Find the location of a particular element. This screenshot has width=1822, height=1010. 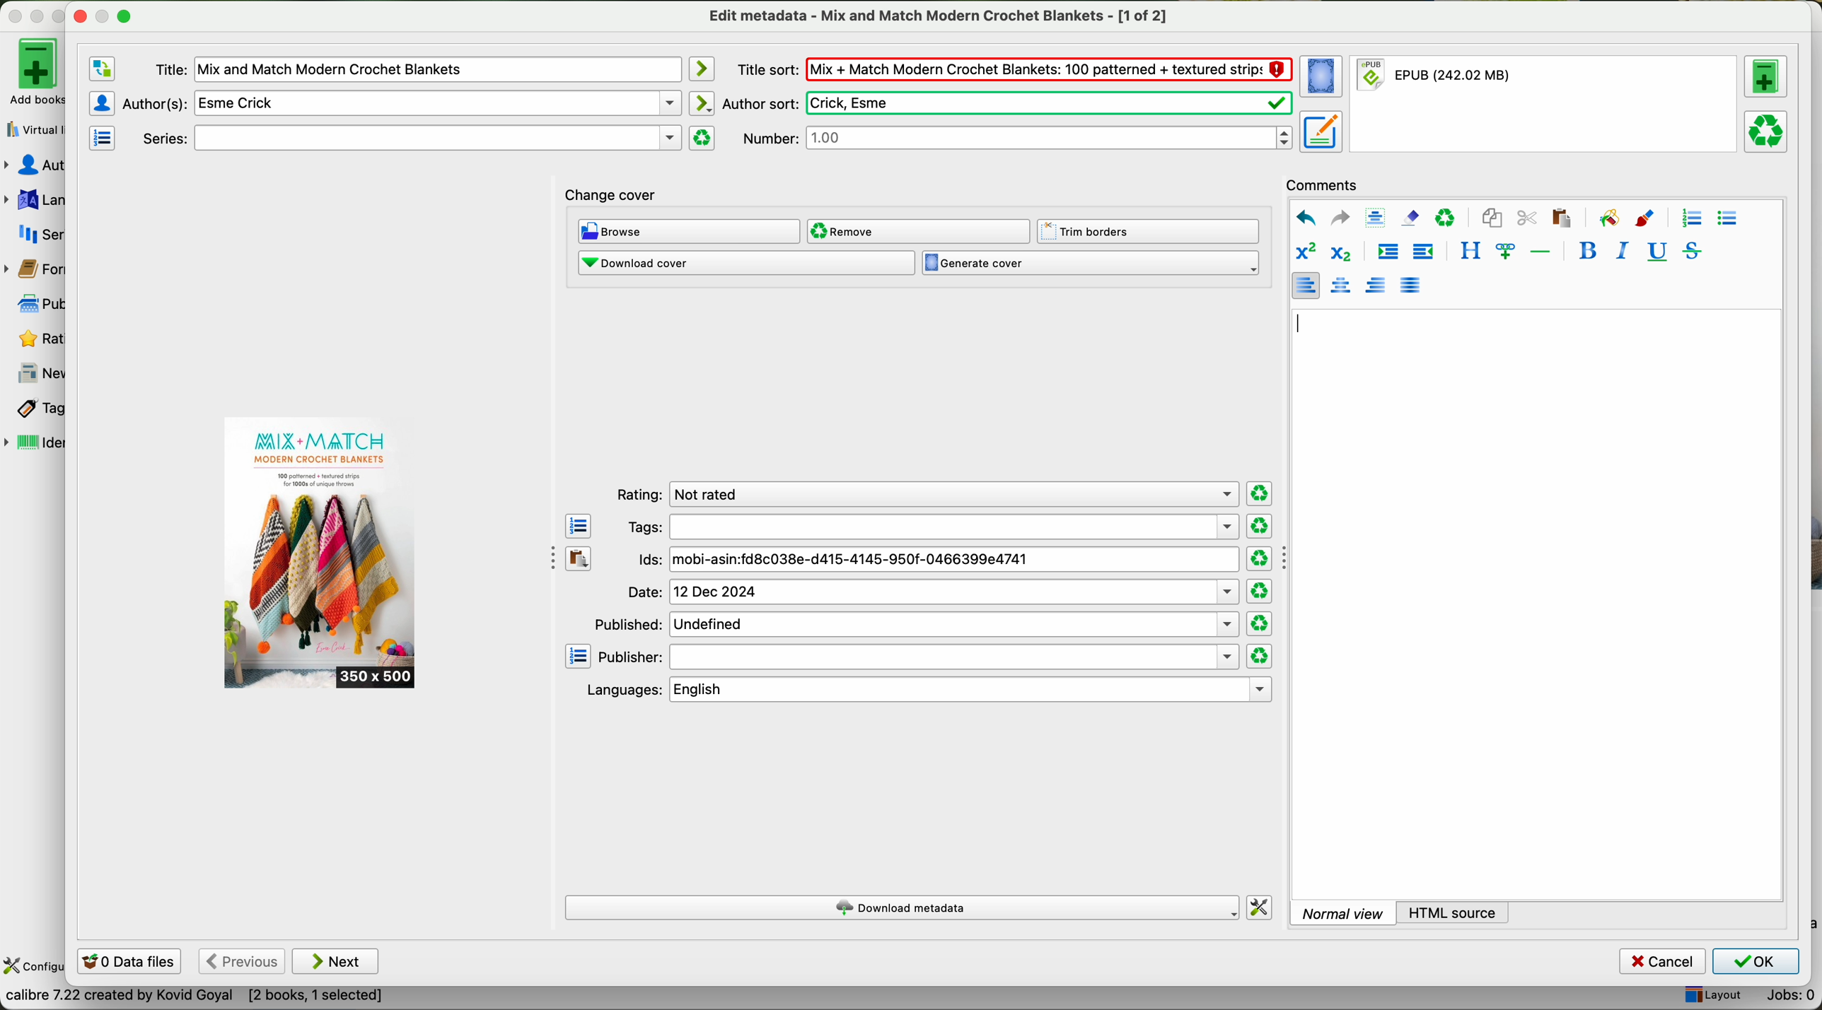

languages is located at coordinates (34, 200).